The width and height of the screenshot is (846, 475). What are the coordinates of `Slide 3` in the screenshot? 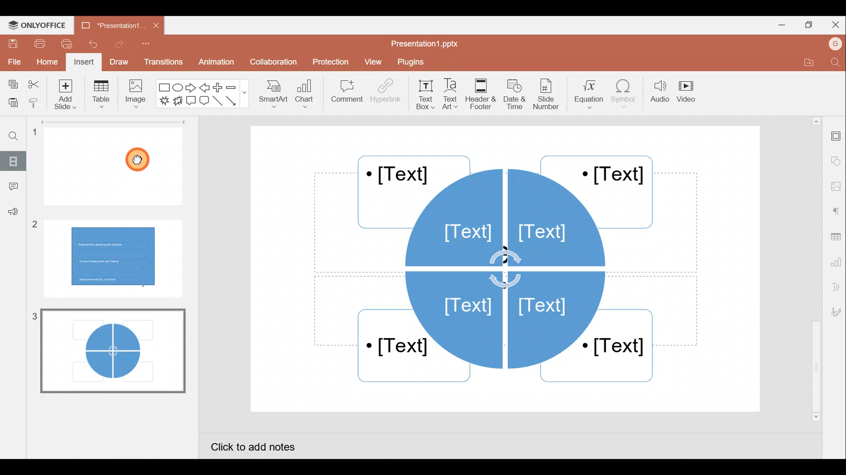 It's located at (110, 350).